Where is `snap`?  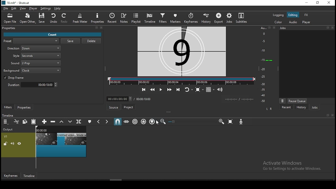
snap is located at coordinates (118, 122).